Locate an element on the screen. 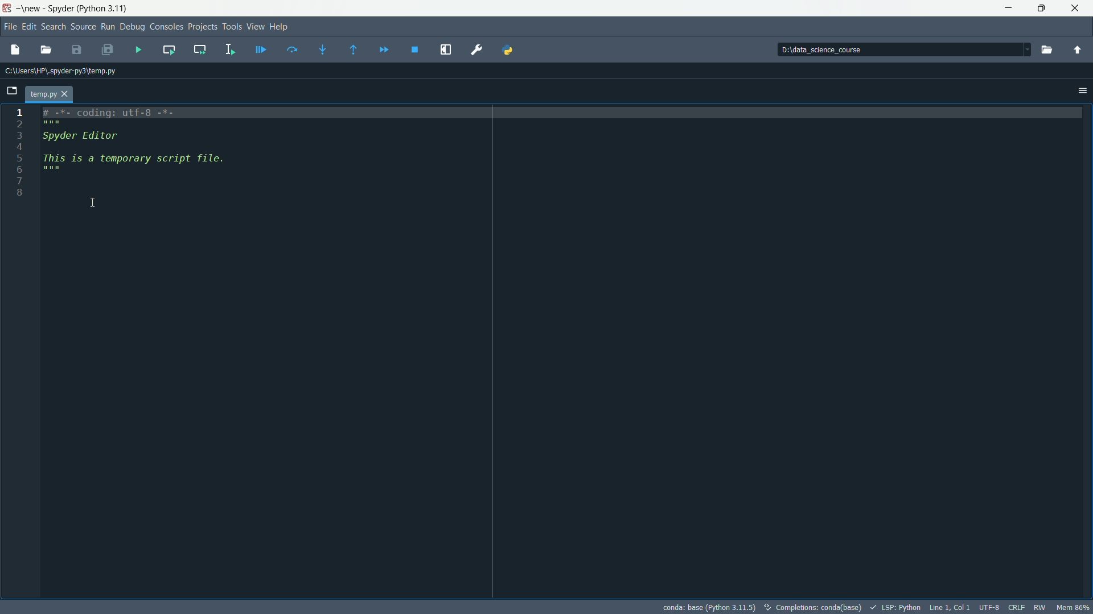 Image resolution: width=1093 pixels, height=614 pixels. stop debugging is located at coordinates (417, 49).